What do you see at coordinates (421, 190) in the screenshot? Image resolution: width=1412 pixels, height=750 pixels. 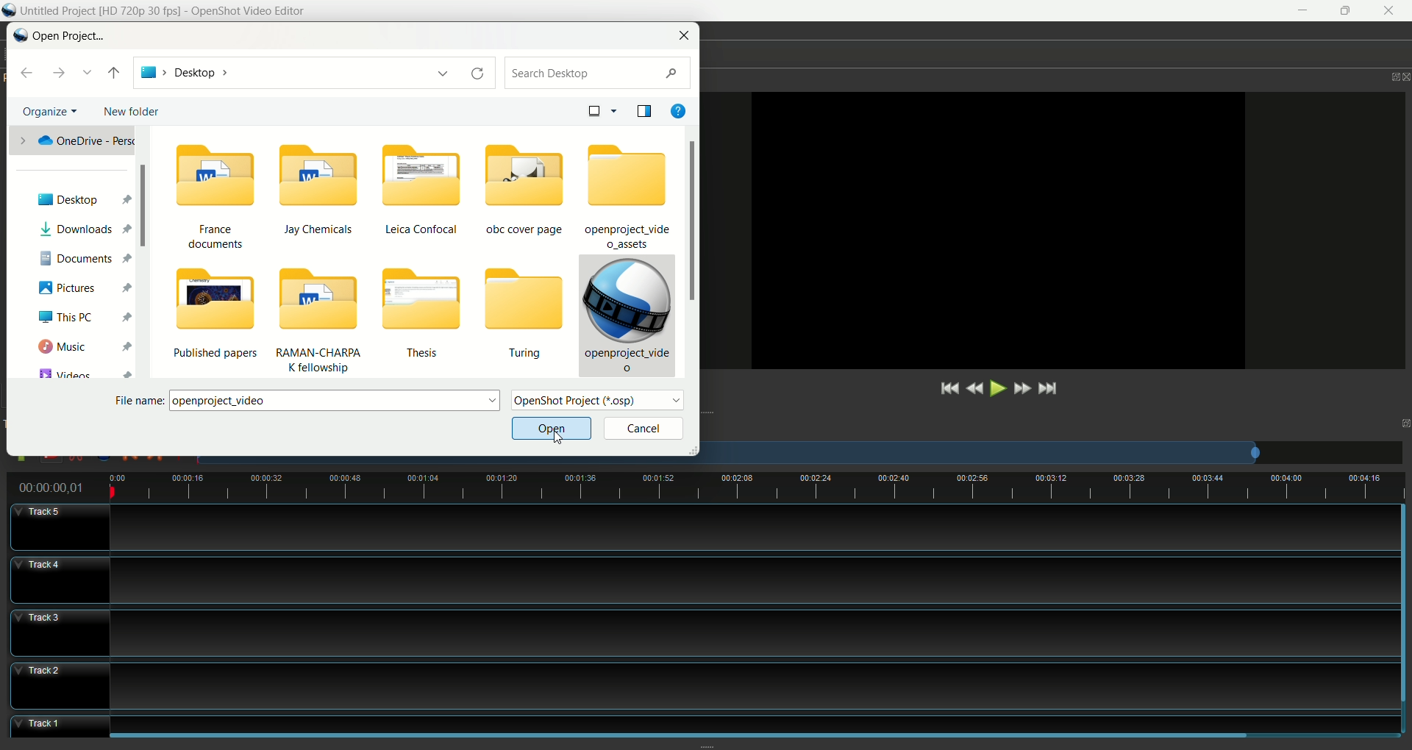 I see `Leica Confocal` at bounding box center [421, 190].